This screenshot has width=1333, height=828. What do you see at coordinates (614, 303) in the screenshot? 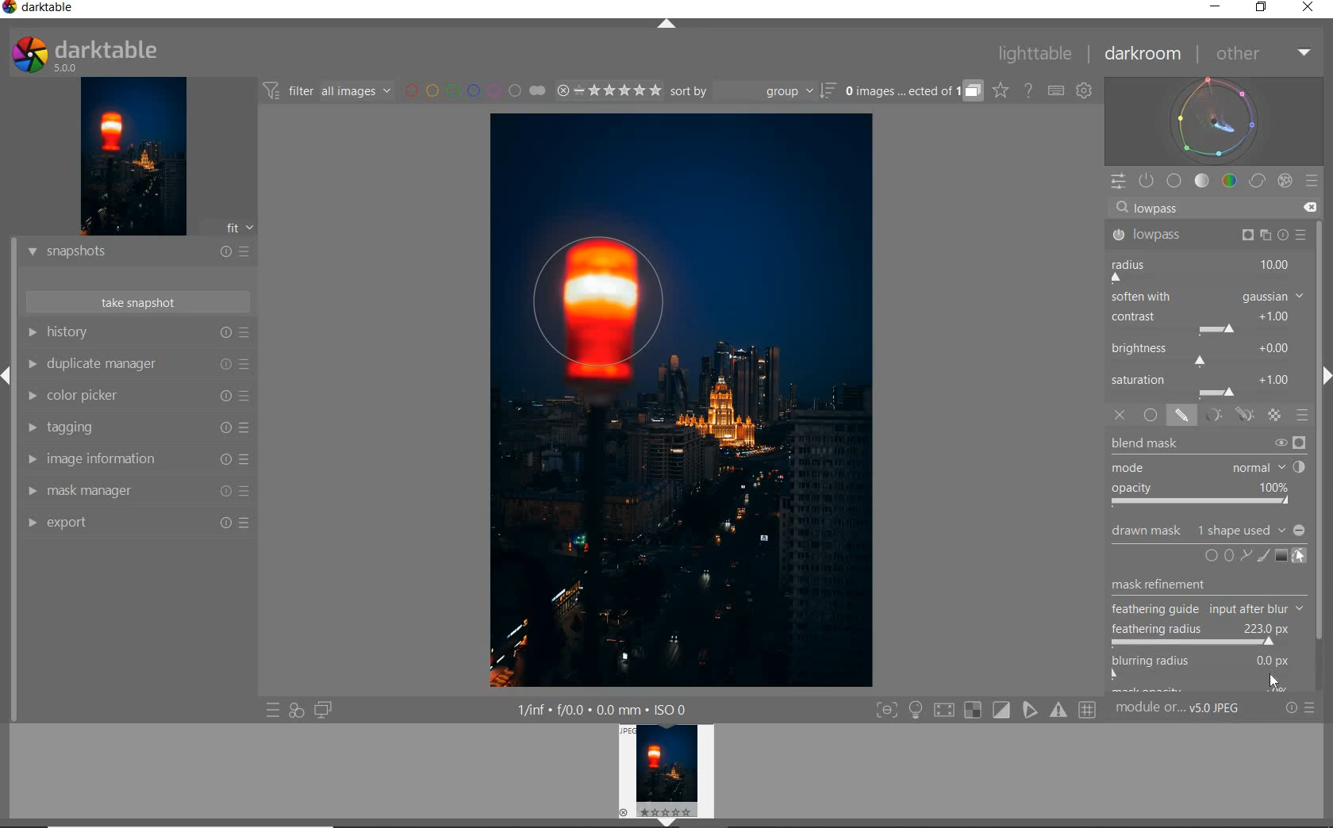
I see `DRAWN CIRCLE MASK` at bounding box center [614, 303].